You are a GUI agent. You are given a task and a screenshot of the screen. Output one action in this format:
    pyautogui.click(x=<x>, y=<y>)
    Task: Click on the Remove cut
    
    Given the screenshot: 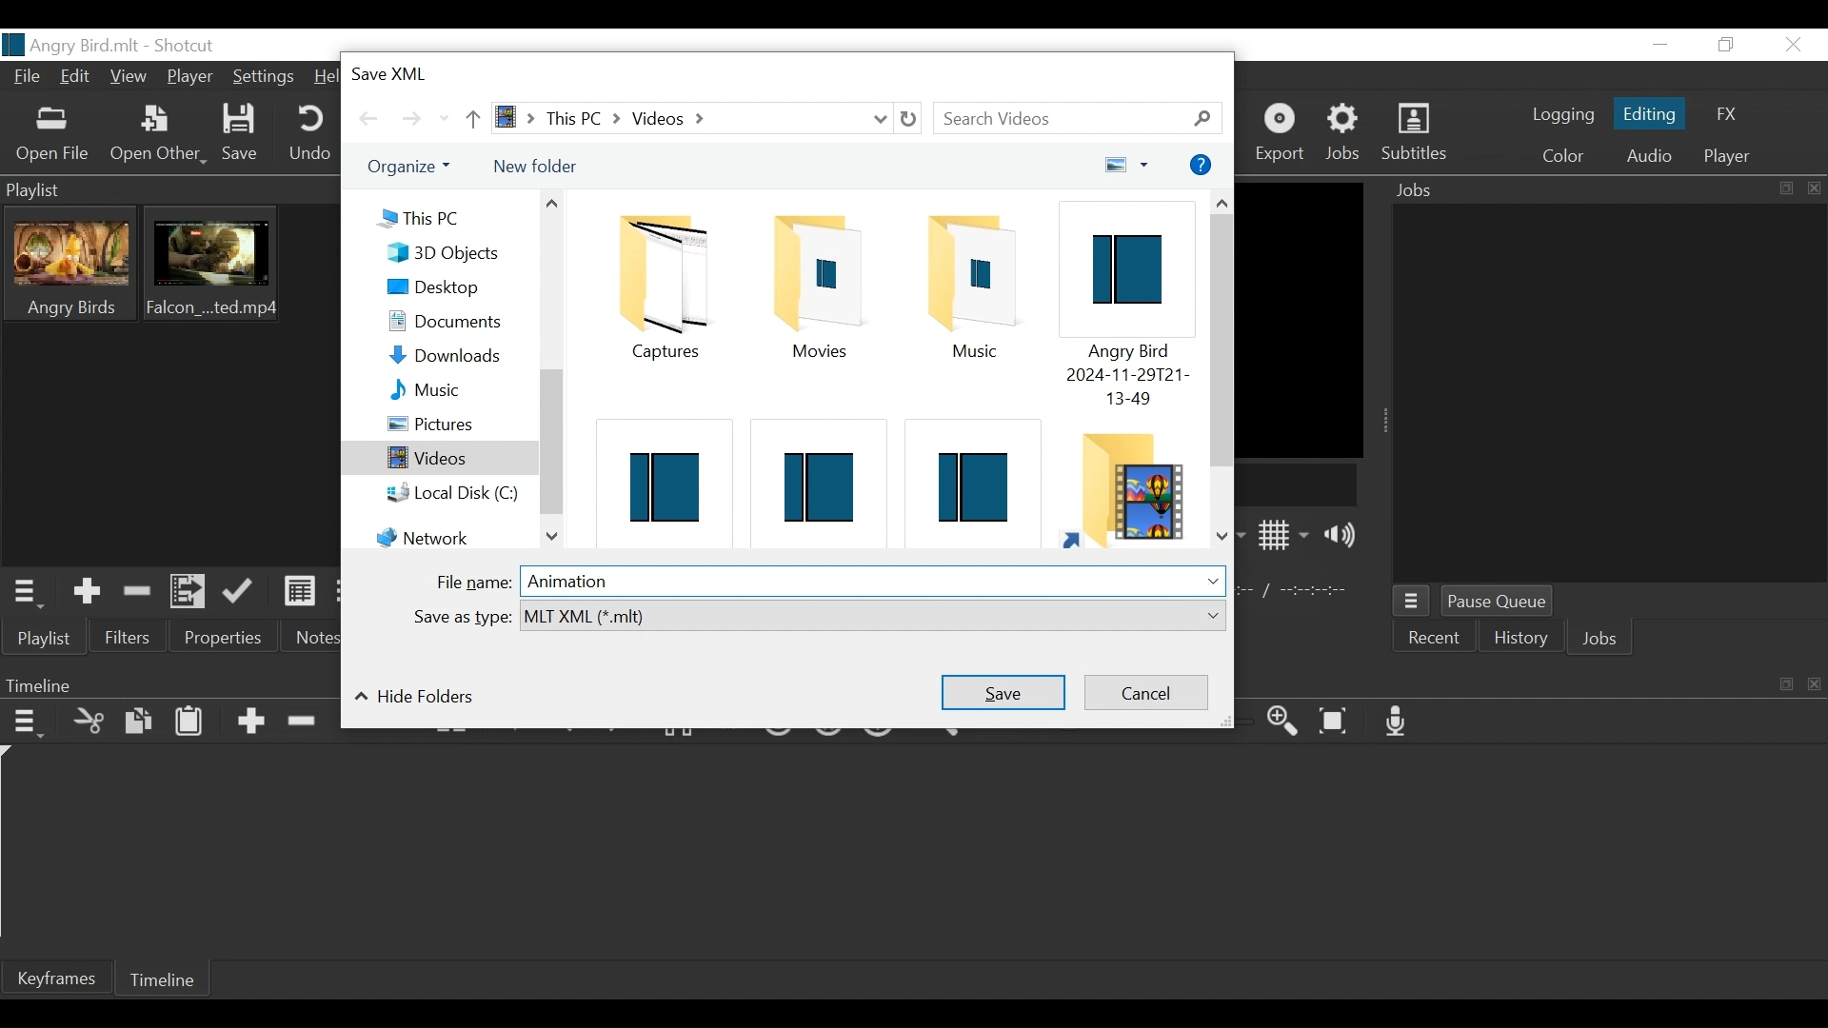 What is the action you would take?
    pyautogui.click(x=138, y=591)
    